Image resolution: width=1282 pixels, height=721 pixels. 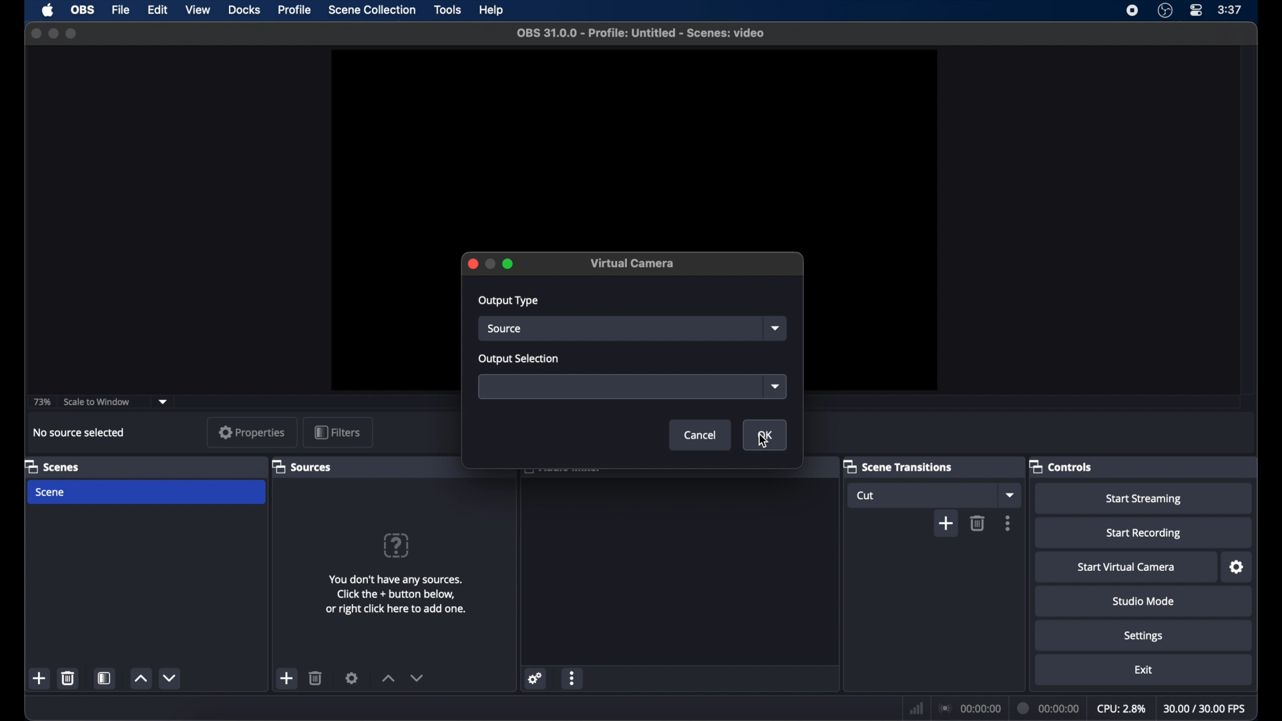 What do you see at coordinates (1195, 11) in the screenshot?
I see `control center` at bounding box center [1195, 11].